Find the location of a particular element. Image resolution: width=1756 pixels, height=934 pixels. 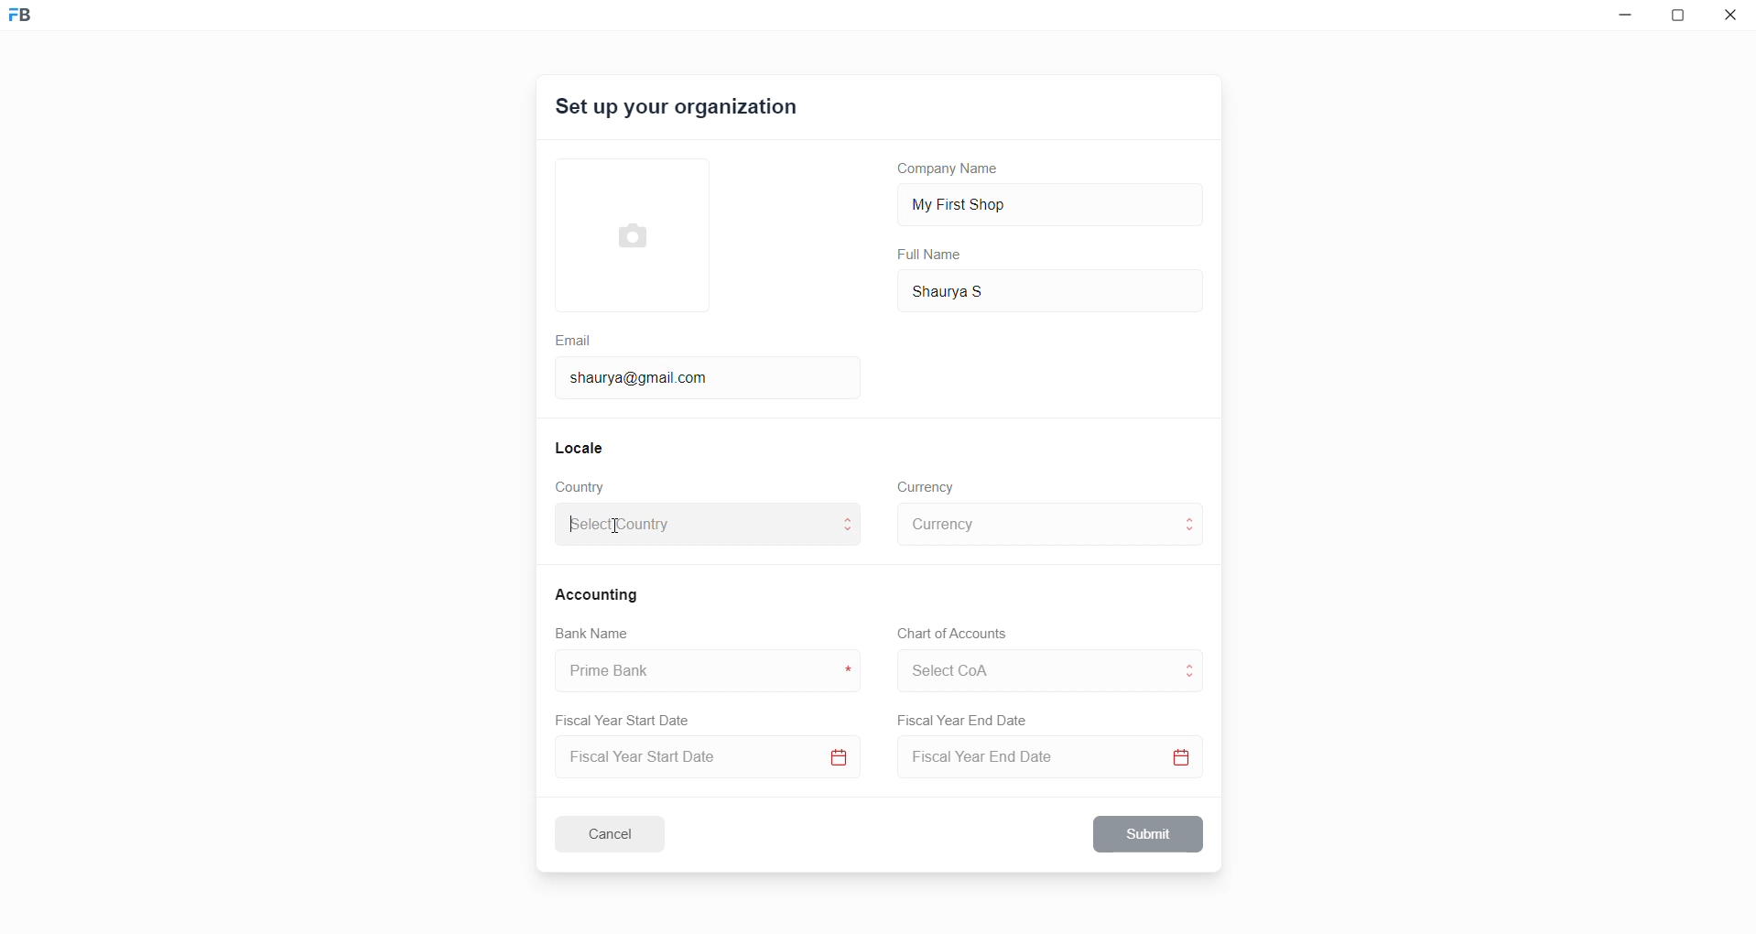

Fiscal Year End Date is located at coordinates (964, 721).